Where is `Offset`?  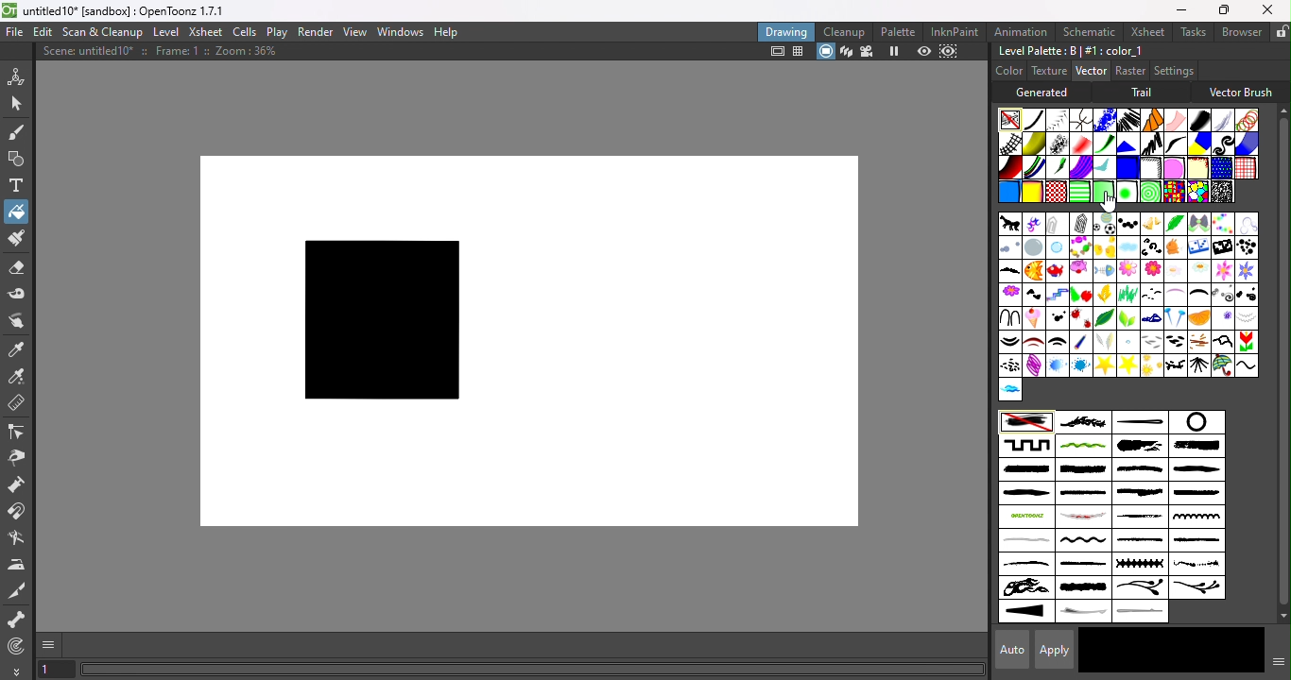 Offset is located at coordinates (1127, 168).